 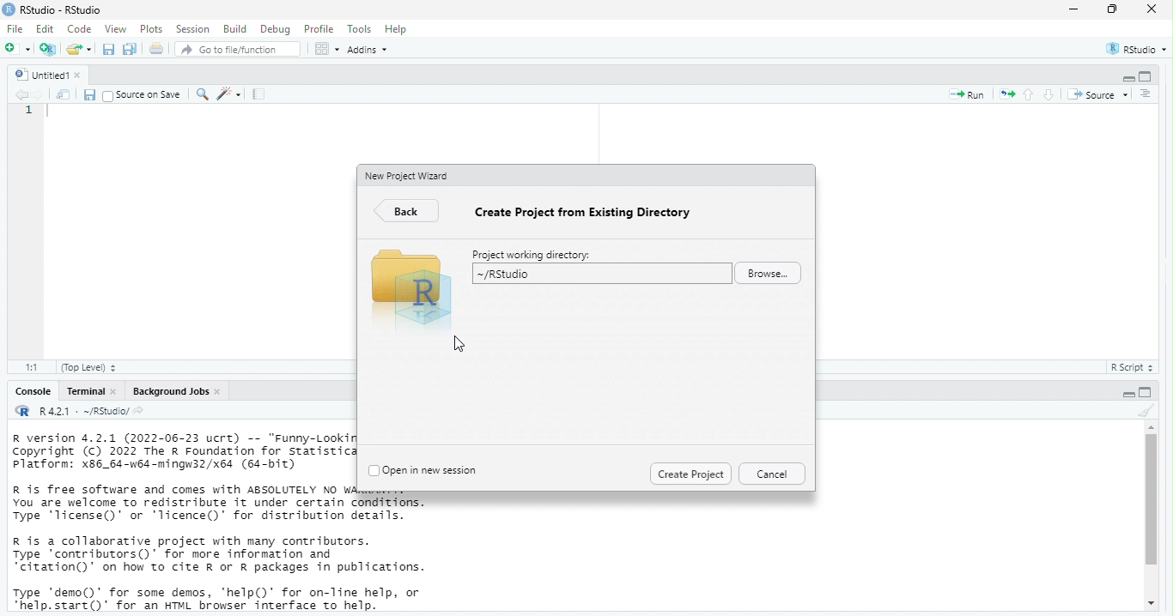 I want to click on plots, so click(x=152, y=28).